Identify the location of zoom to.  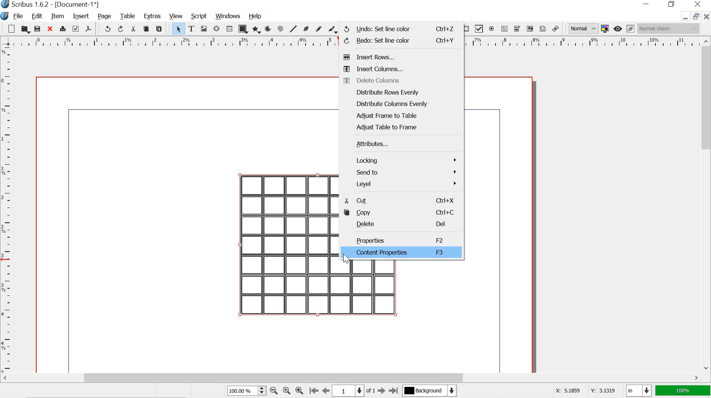
(286, 390).